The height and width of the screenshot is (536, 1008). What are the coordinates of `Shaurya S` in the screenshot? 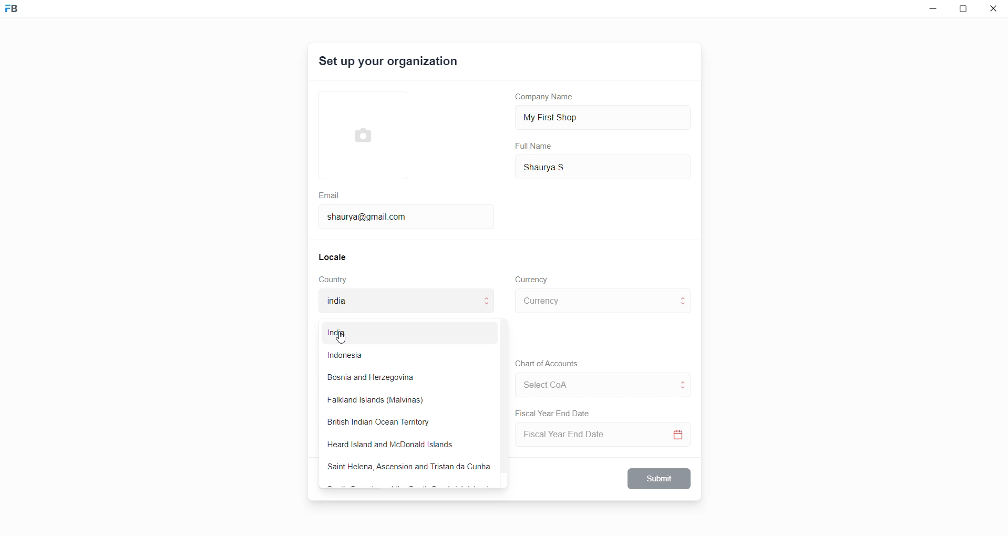 It's located at (560, 166).